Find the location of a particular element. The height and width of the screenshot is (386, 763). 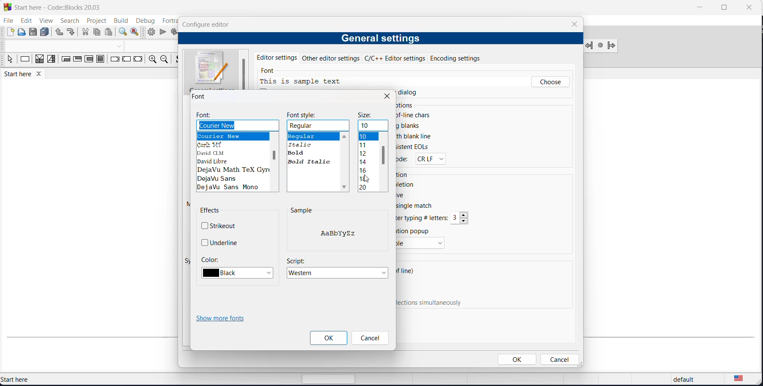

open is located at coordinates (22, 33).